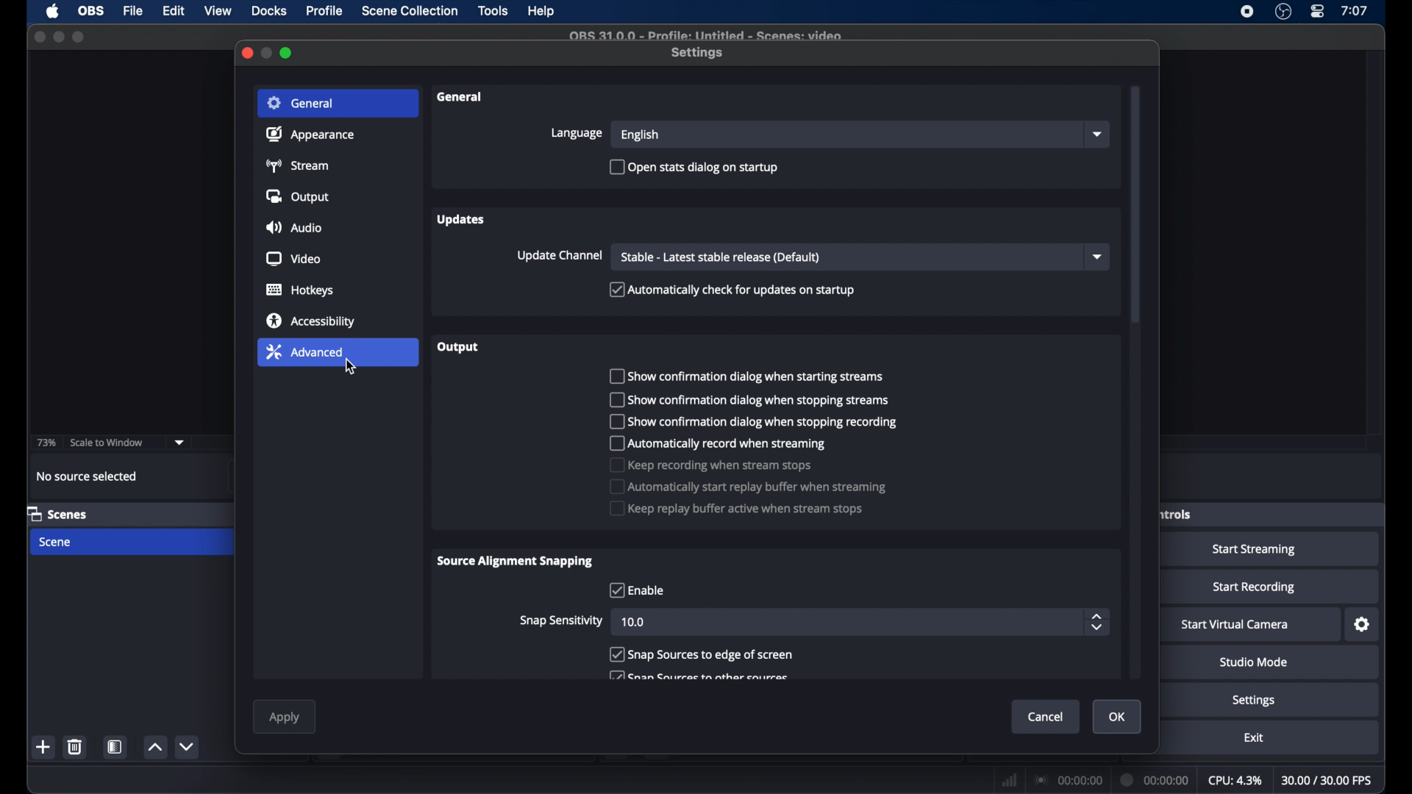  I want to click on checkbox, so click(716, 443).